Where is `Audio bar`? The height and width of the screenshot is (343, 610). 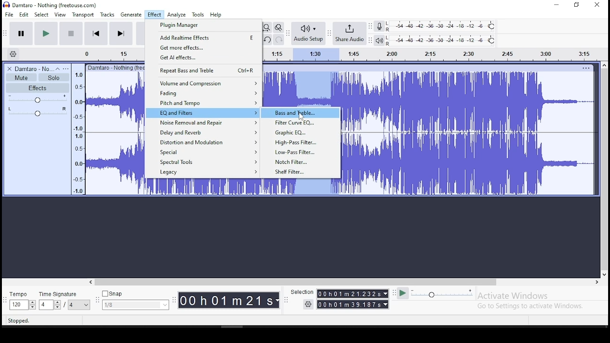
Audio bar is located at coordinates (434, 53).